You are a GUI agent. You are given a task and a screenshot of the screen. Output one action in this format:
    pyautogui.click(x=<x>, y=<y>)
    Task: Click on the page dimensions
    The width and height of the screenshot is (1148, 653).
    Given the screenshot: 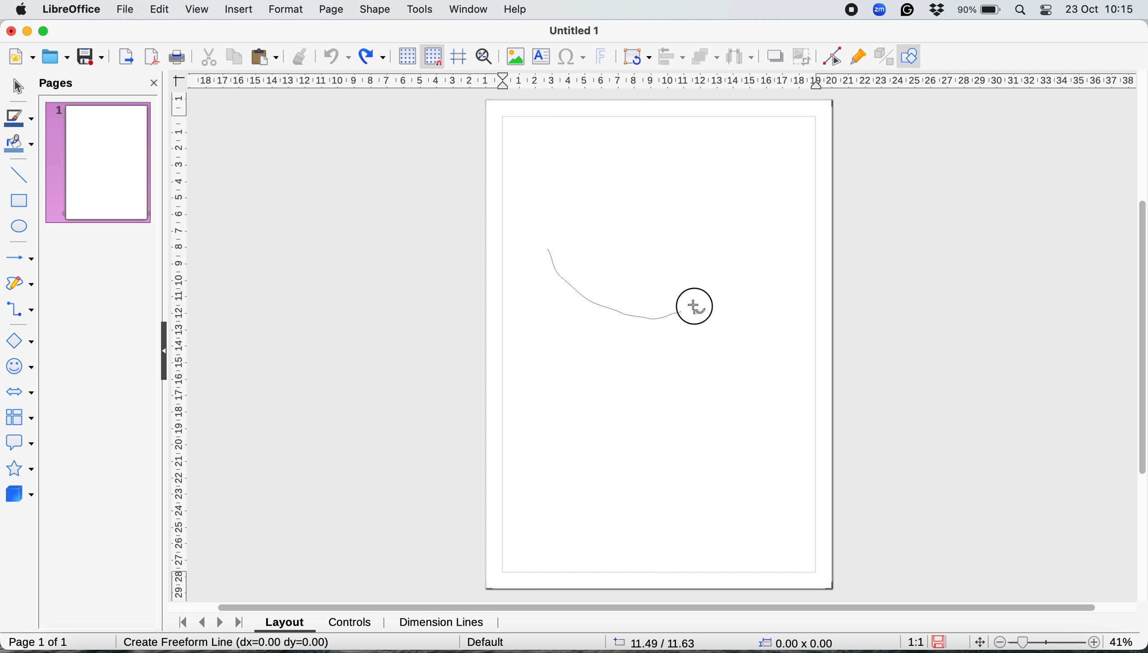 What is the action you would take?
    pyautogui.click(x=660, y=642)
    